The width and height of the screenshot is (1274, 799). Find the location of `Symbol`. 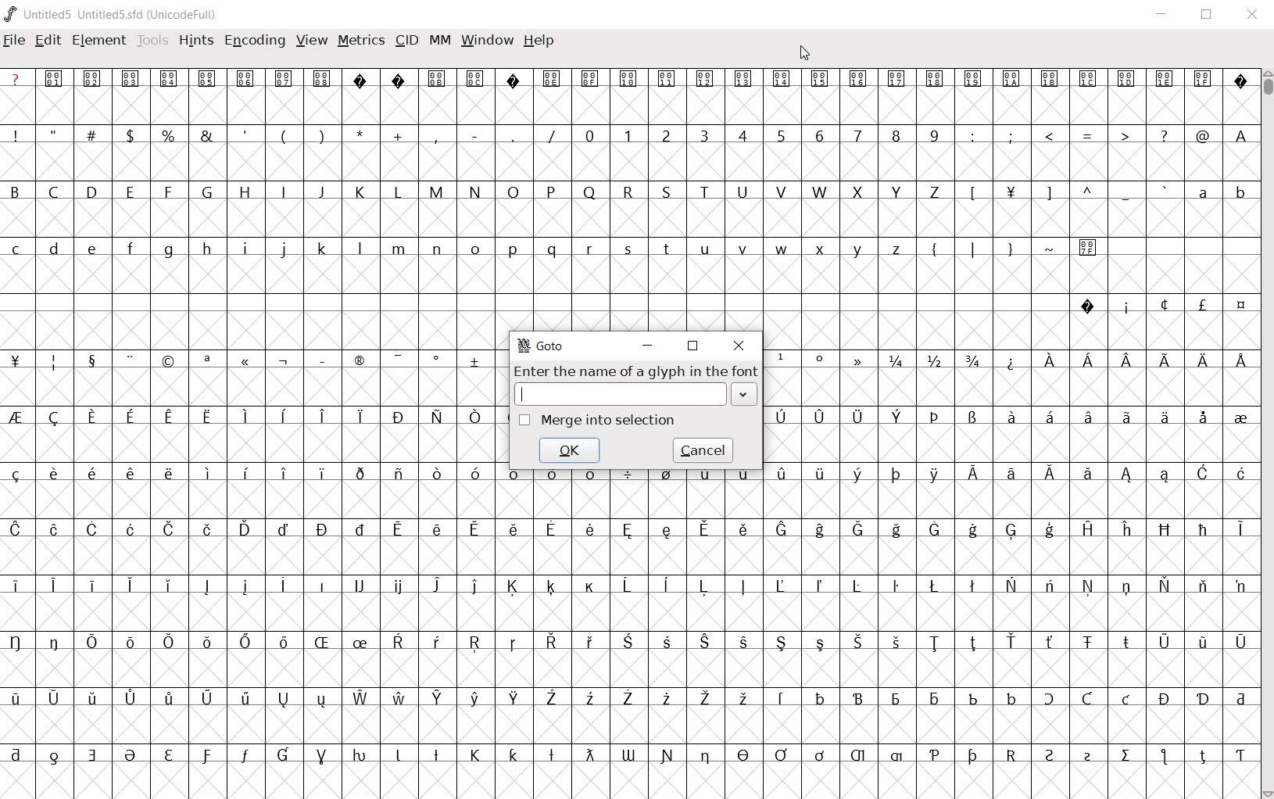

Symbol is located at coordinates (245, 758).